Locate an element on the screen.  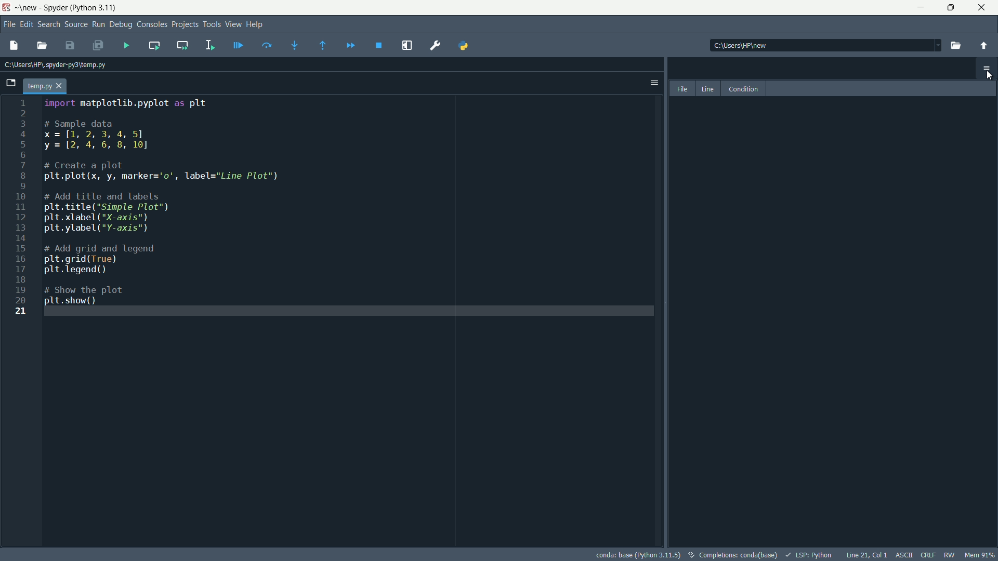
CRLF is located at coordinates (928, 555).